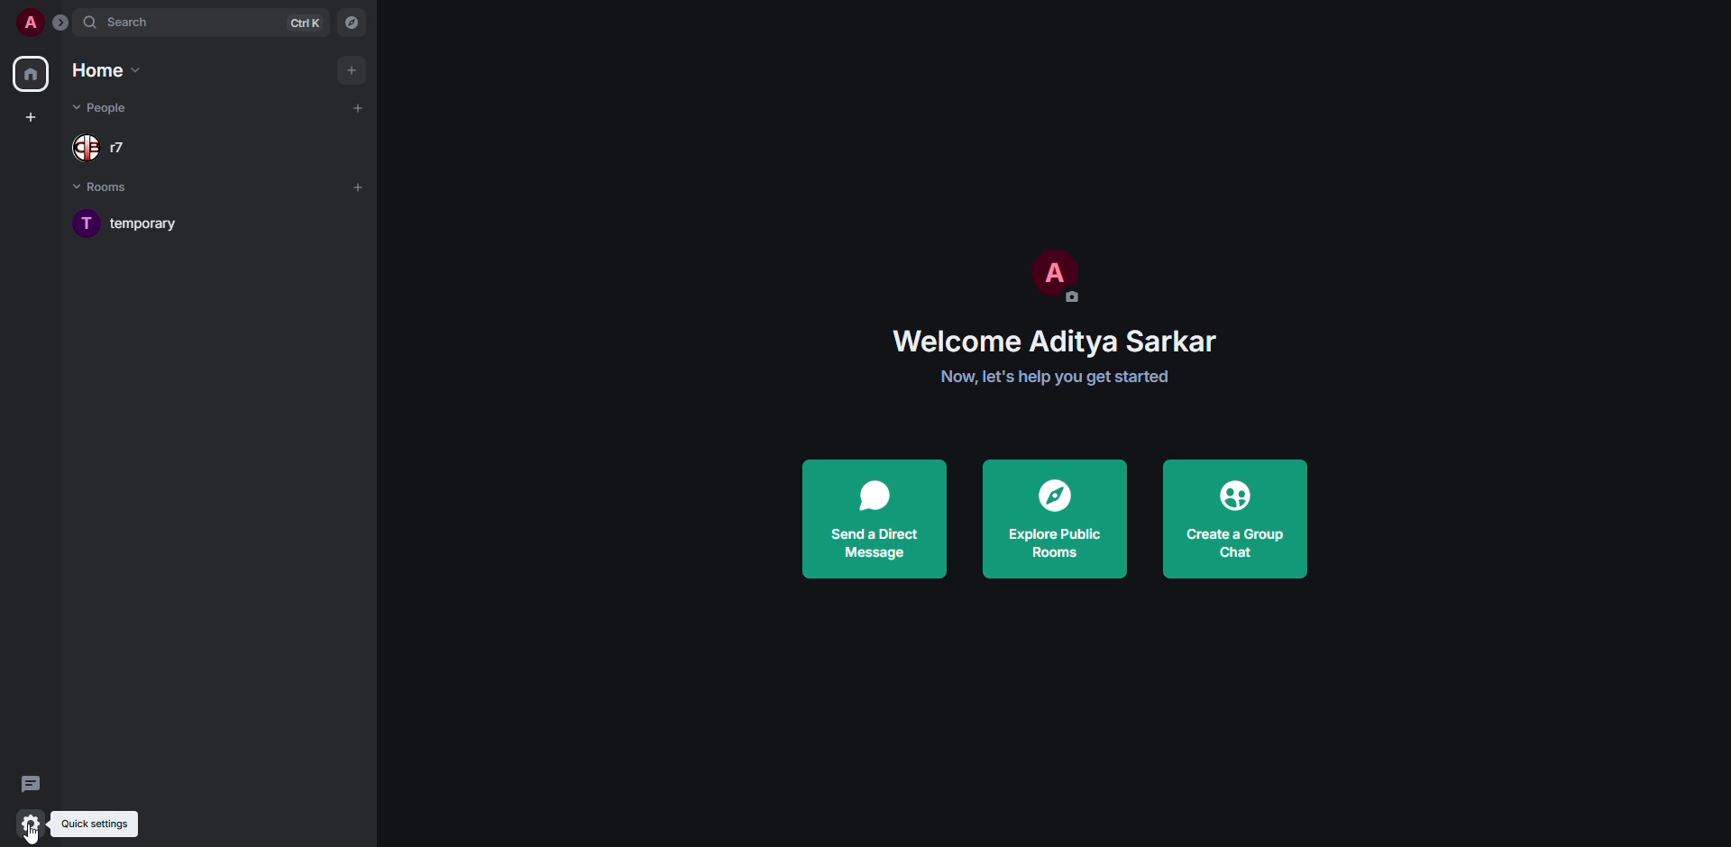 Image resolution: width=1731 pixels, height=847 pixels. I want to click on room, so click(147, 223).